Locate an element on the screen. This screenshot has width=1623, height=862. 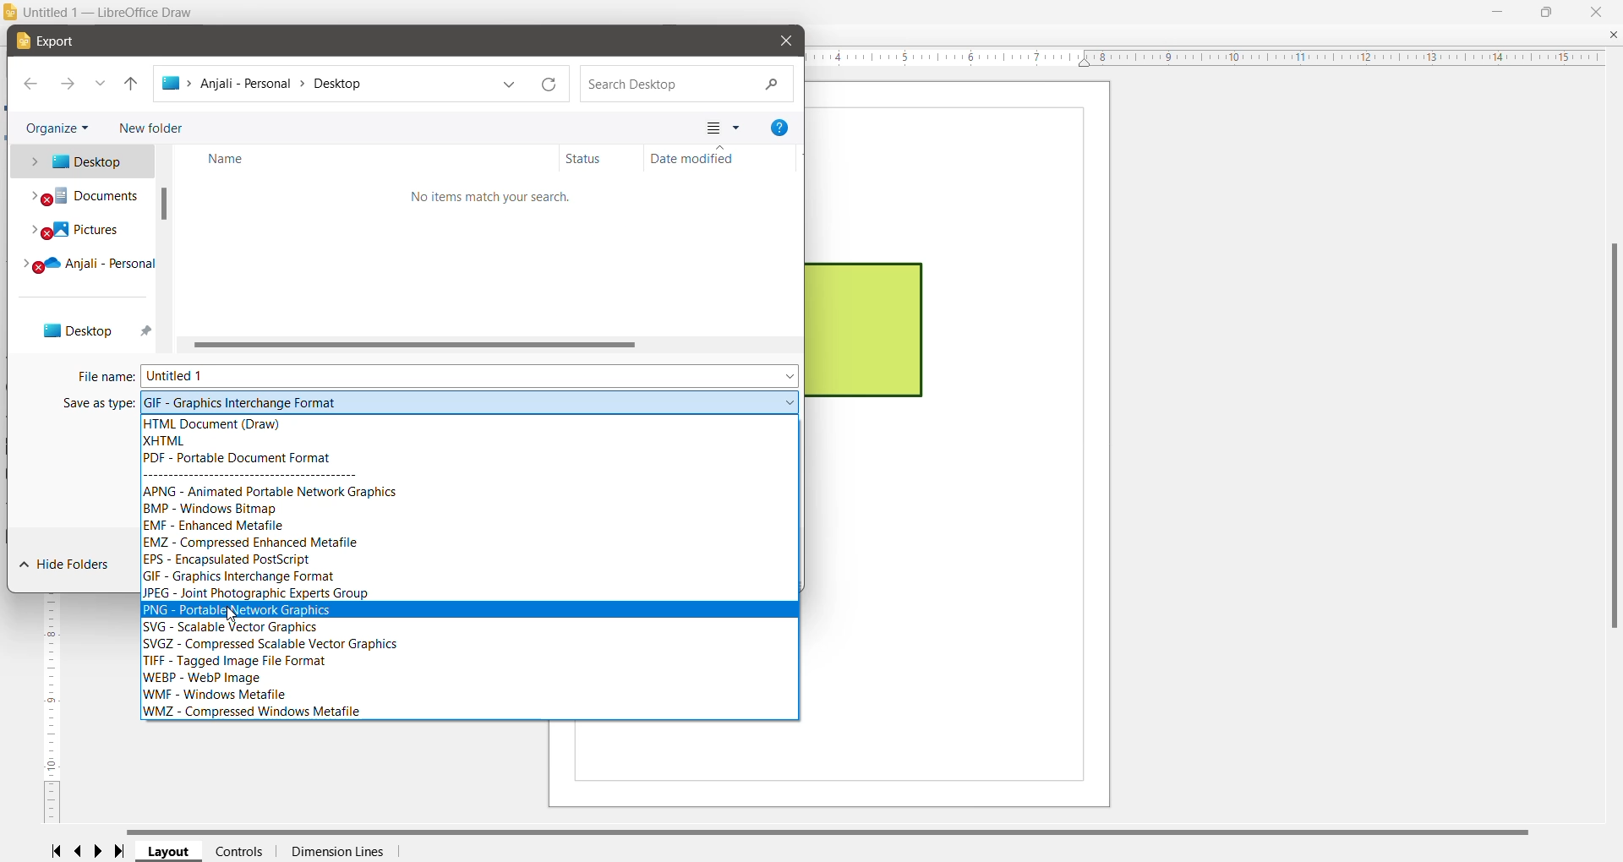
System locations is located at coordinates (79, 248).